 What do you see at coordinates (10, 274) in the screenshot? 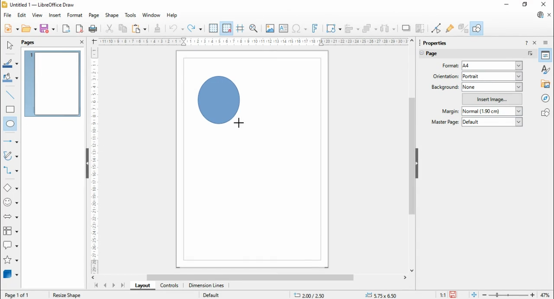
I see `3D Objects` at bounding box center [10, 274].